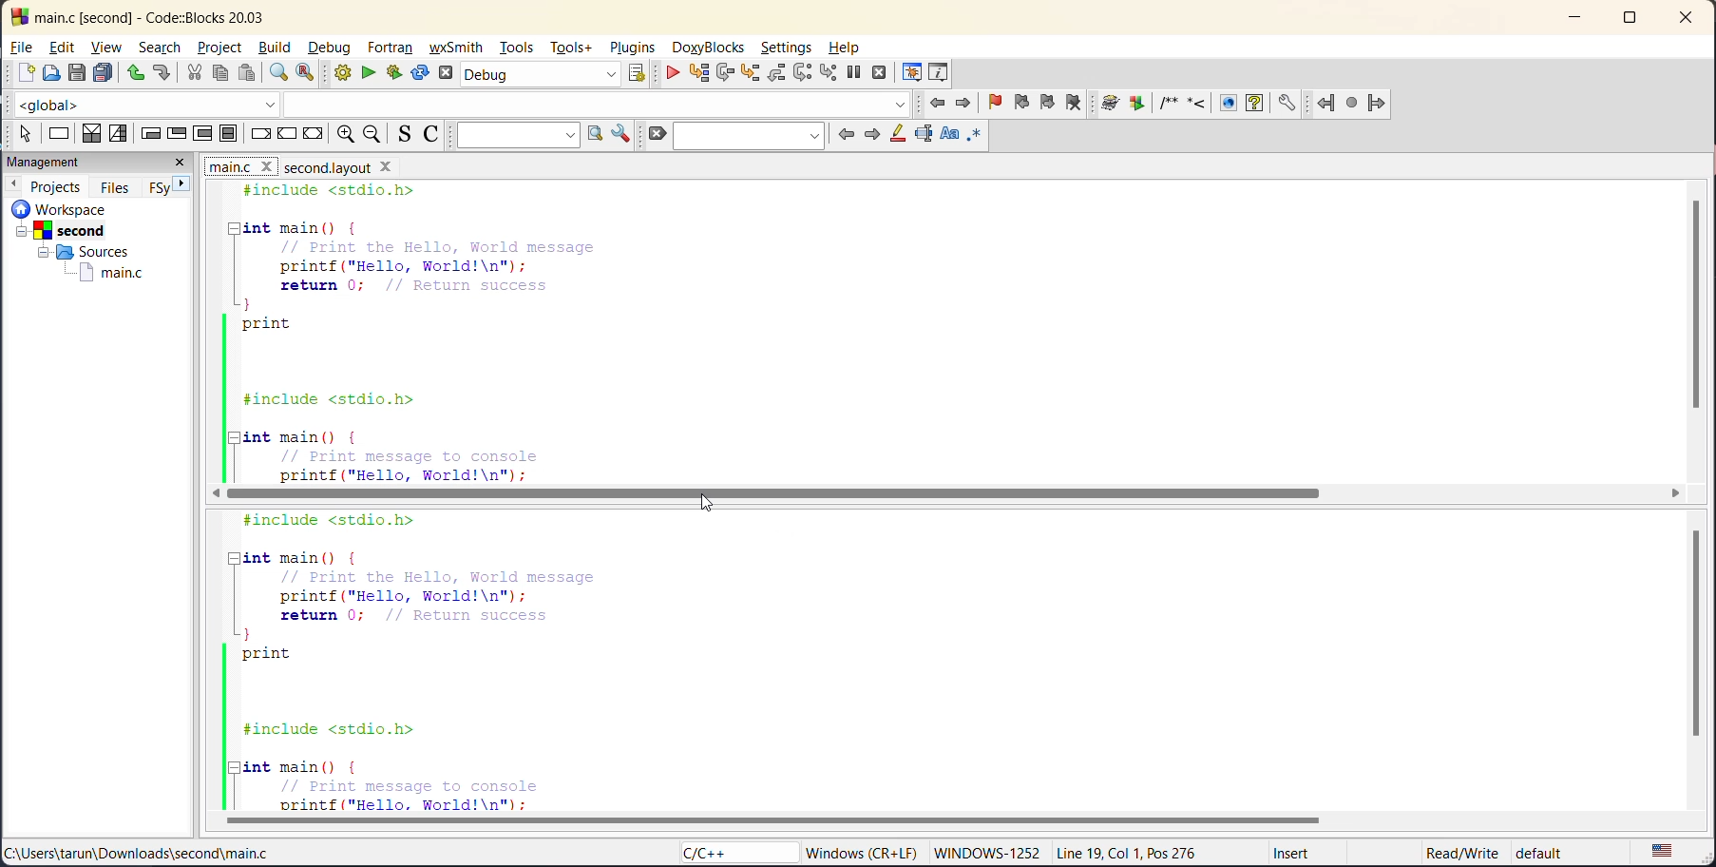  What do you see at coordinates (824, 72) in the screenshot?
I see `step into instruction` at bounding box center [824, 72].